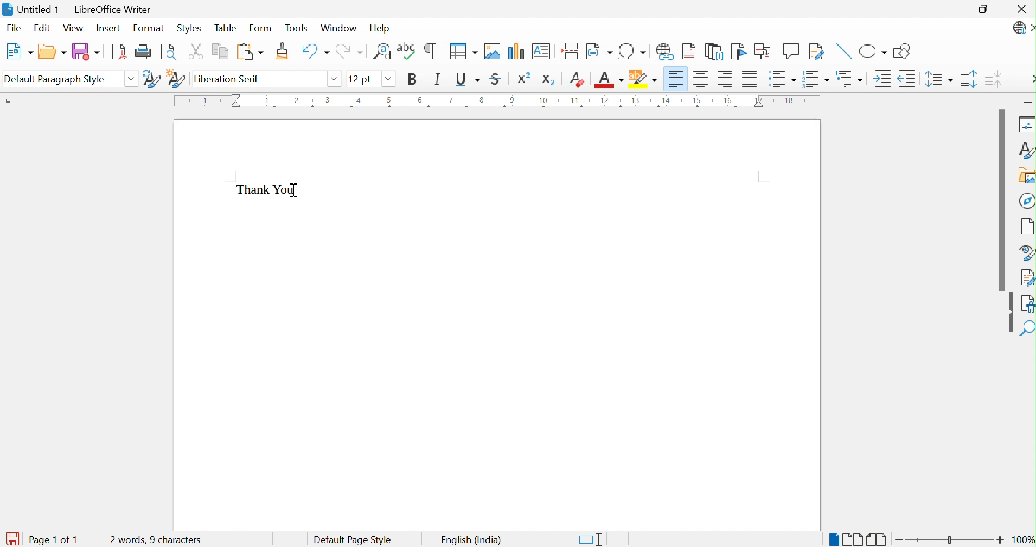 This screenshot has width=1036, height=547. What do you see at coordinates (43, 29) in the screenshot?
I see `Edit` at bounding box center [43, 29].